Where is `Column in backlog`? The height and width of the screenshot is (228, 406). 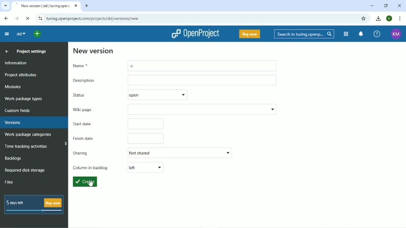 Column in backlog is located at coordinates (118, 167).